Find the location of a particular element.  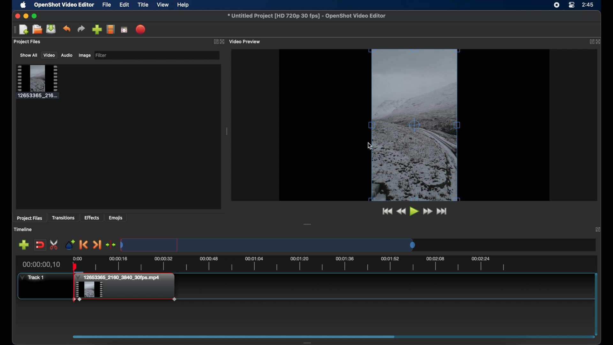

export video is located at coordinates (141, 30).